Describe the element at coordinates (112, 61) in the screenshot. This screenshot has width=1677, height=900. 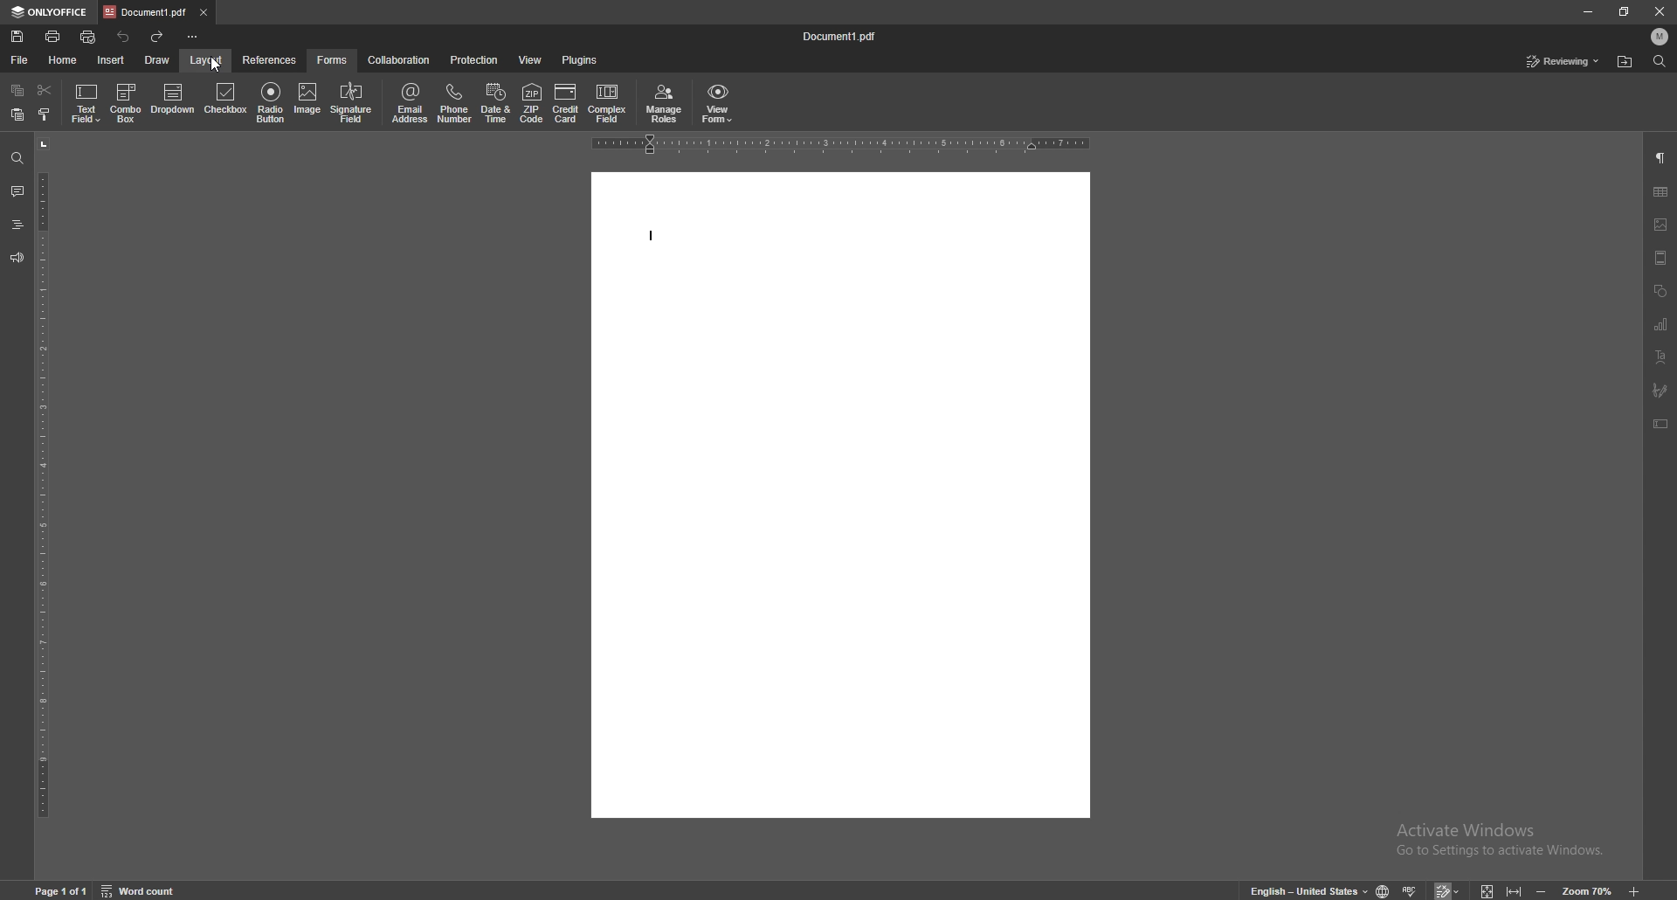
I see `insert` at that location.